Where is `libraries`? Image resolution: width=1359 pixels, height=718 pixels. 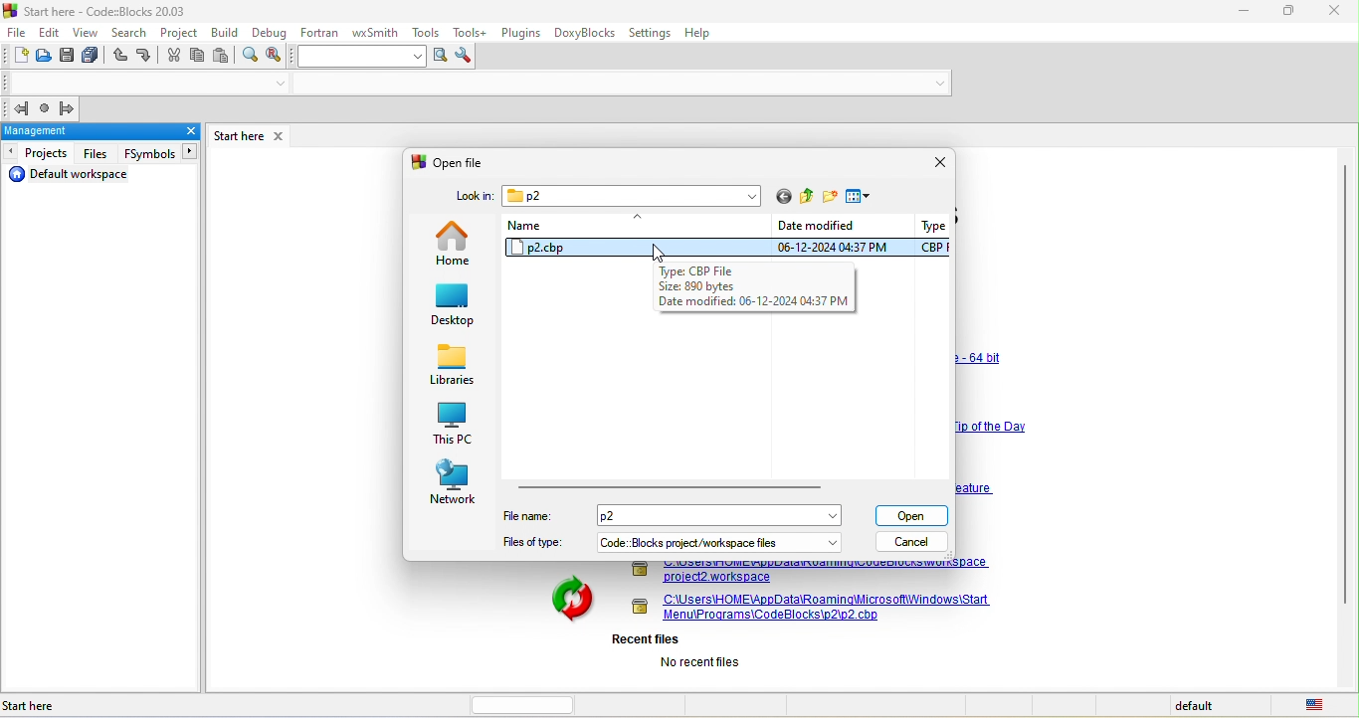
libraries is located at coordinates (456, 367).